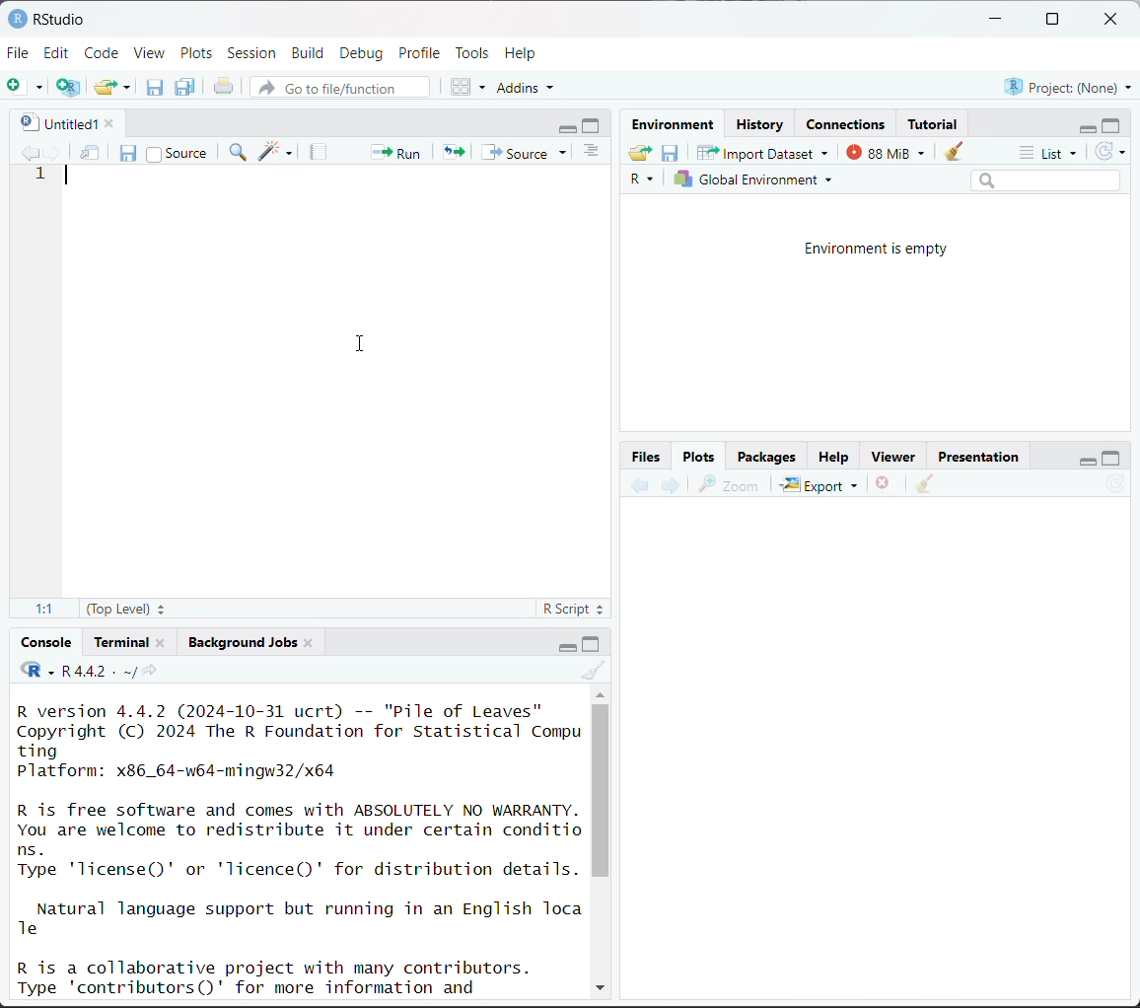 The height and width of the screenshot is (1008, 1140). What do you see at coordinates (878, 250) in the screenshot?
I see `Environment is empty` at bounding box center [878, 250].